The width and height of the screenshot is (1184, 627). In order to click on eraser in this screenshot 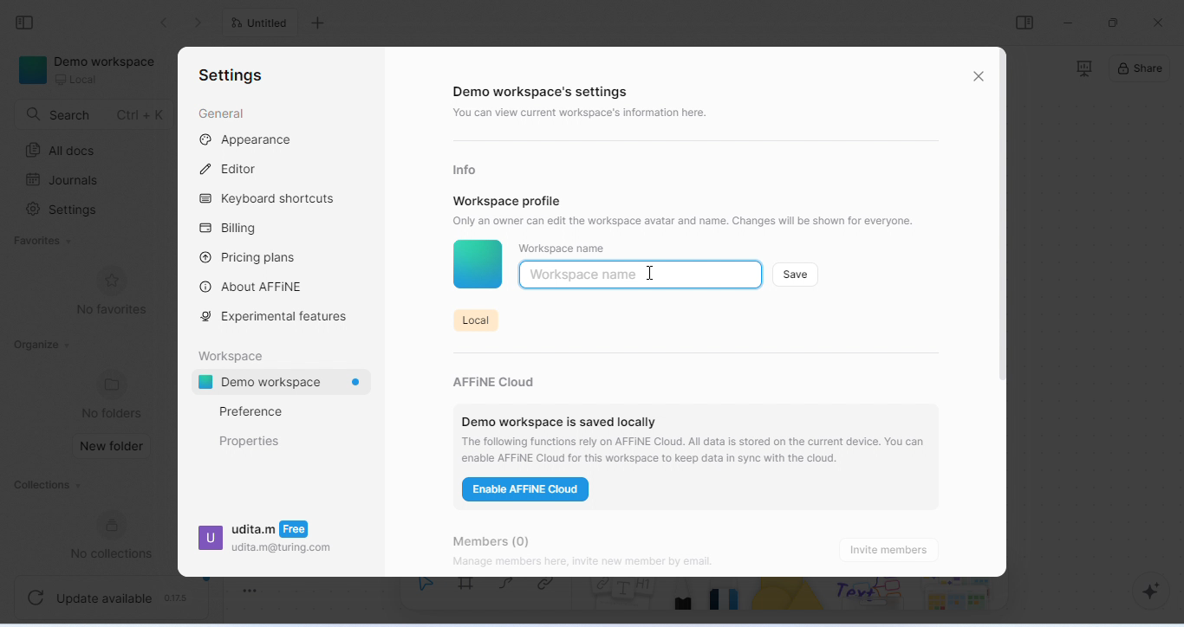, I will do `click(727, 600)`.